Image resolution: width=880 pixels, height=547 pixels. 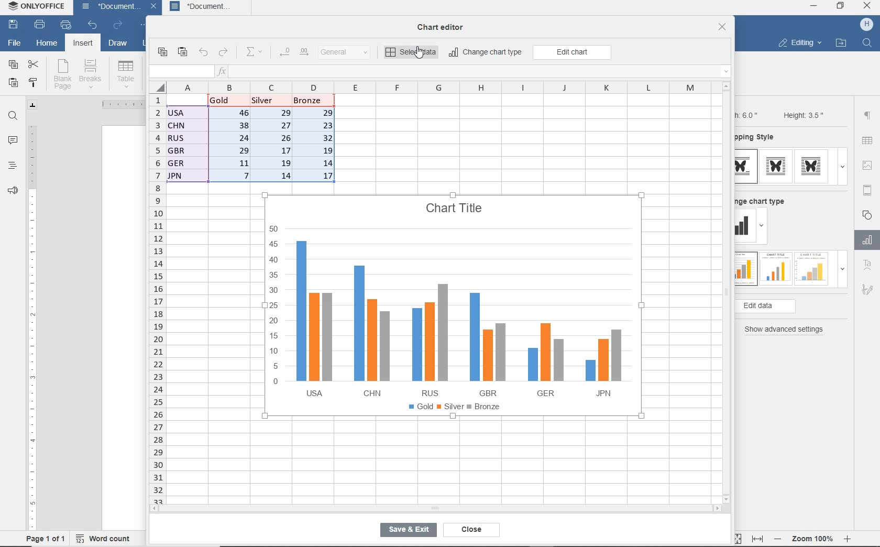 What do you see at coordinates (106, 537) in the screenshot?
I see `word count` at bounding box center [106, 537].